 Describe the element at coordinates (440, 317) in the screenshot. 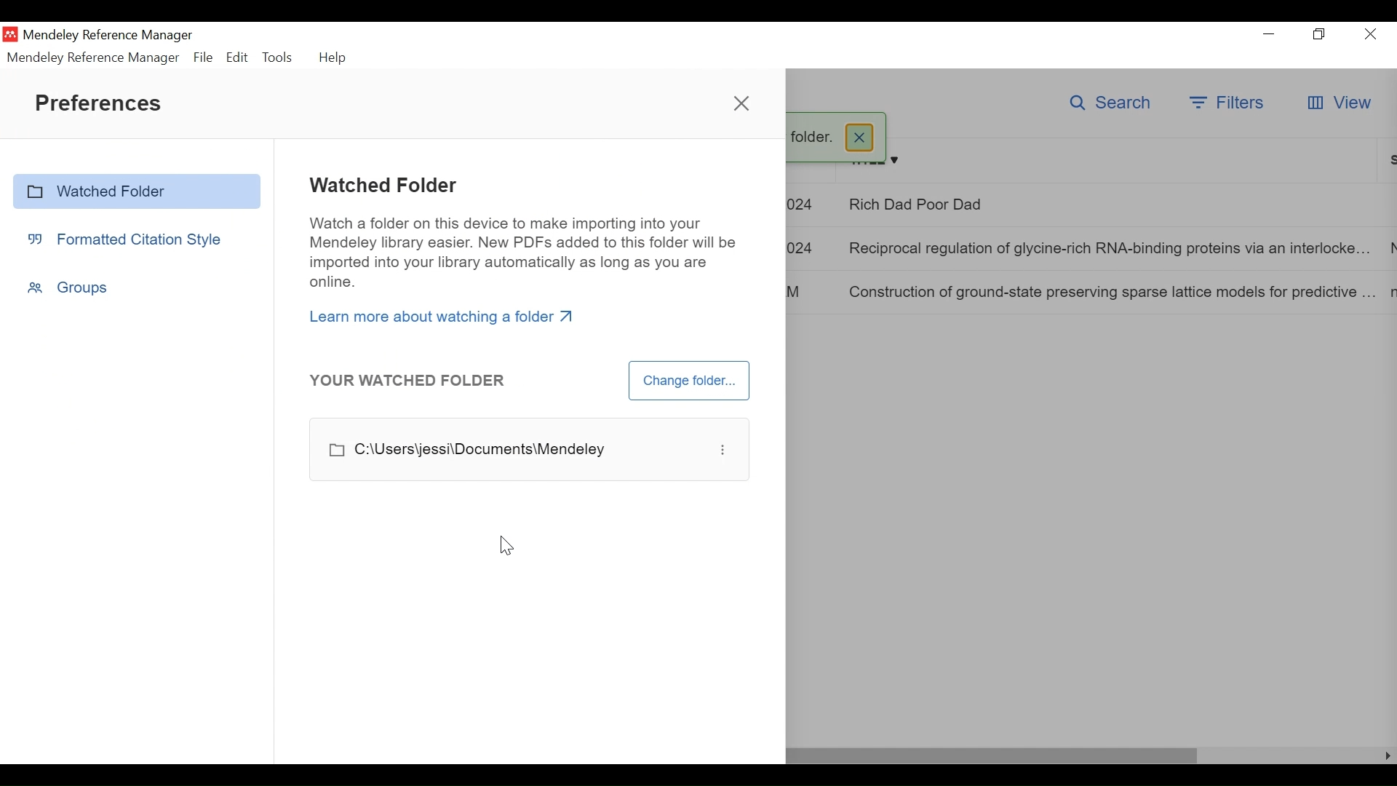

I see `Learn more about watching a folder` at that location.